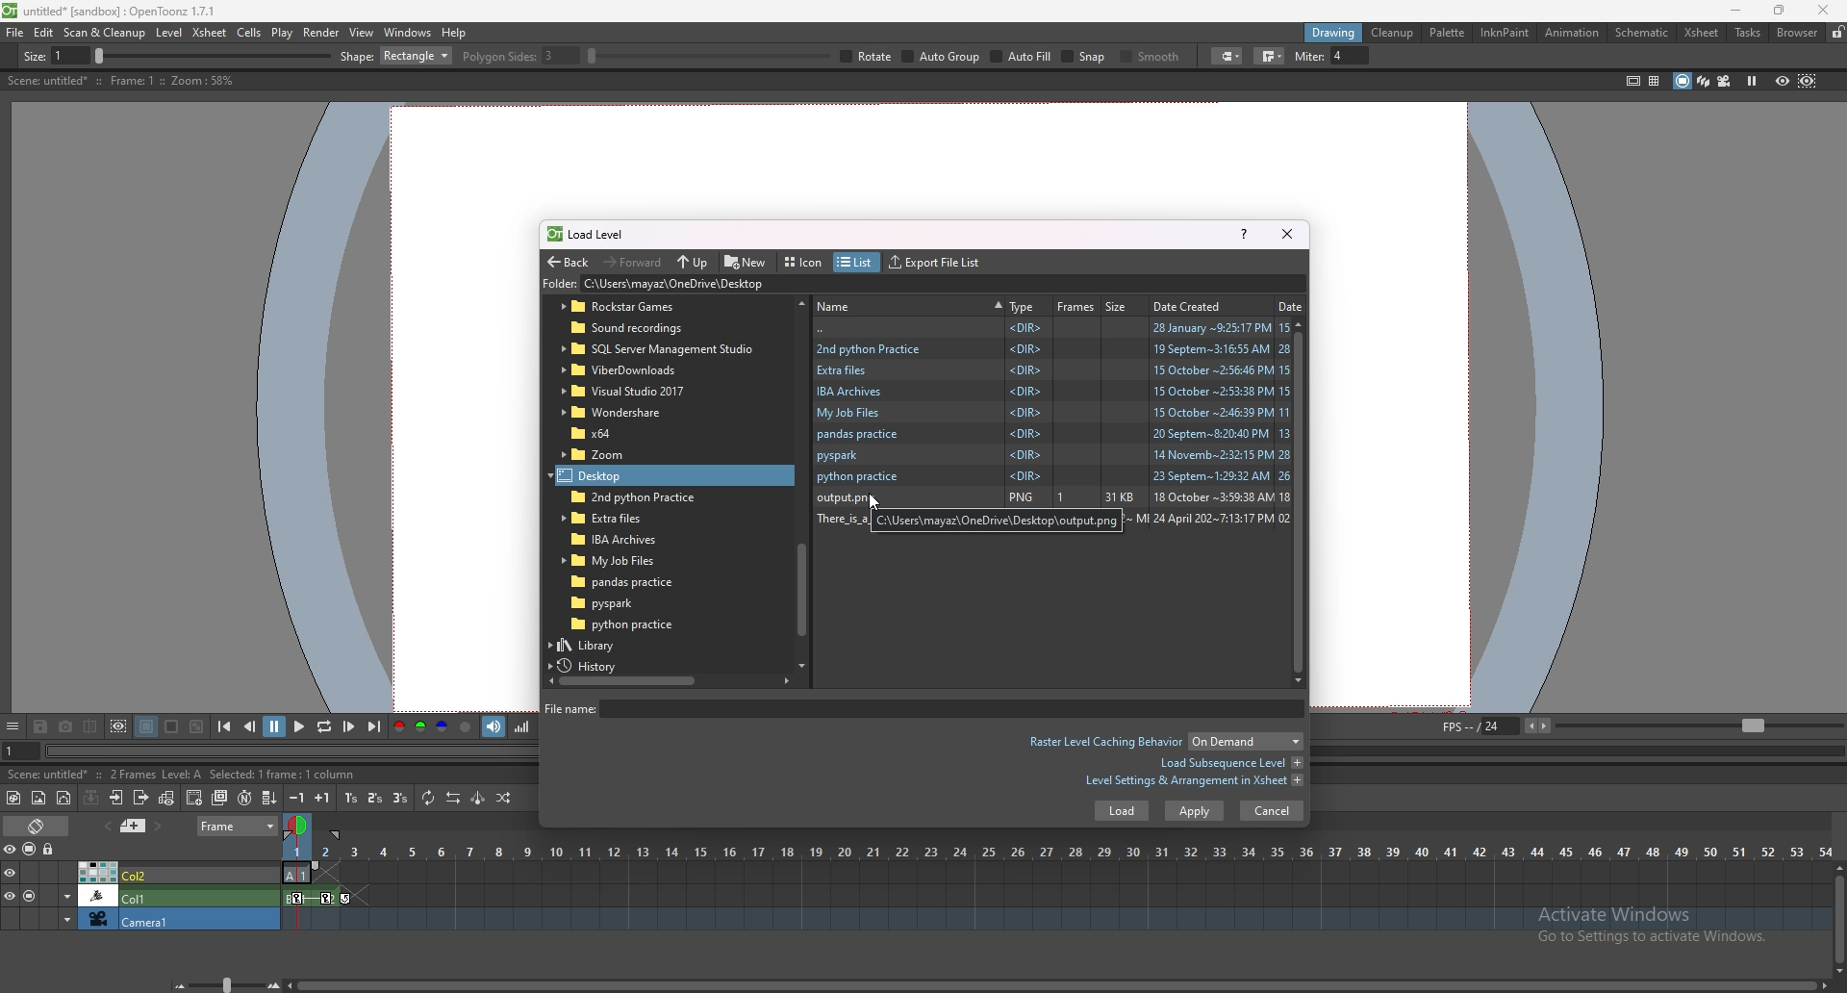 Image resolution: width=1847 pixels, height=993 pixels. Describe the element at coordinates (1639, 725) in the screenshot. I see `fps` at that location.